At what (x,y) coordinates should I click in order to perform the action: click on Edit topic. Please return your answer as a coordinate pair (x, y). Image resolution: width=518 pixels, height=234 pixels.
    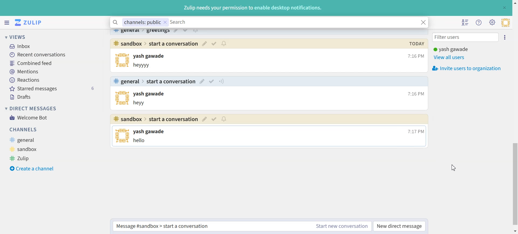
    Looking at the image, I should click on (203, 81).